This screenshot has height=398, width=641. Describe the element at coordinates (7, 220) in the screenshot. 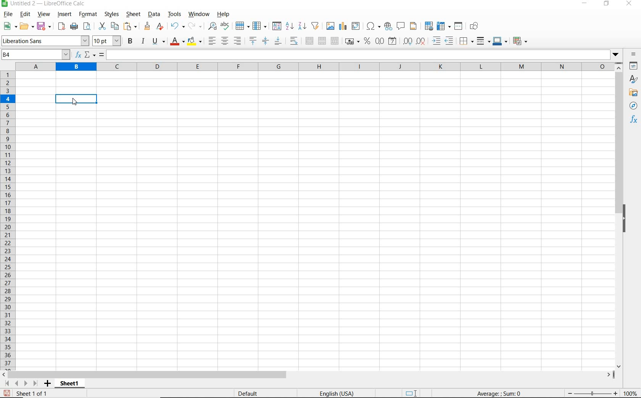

I see `rows` at that location.